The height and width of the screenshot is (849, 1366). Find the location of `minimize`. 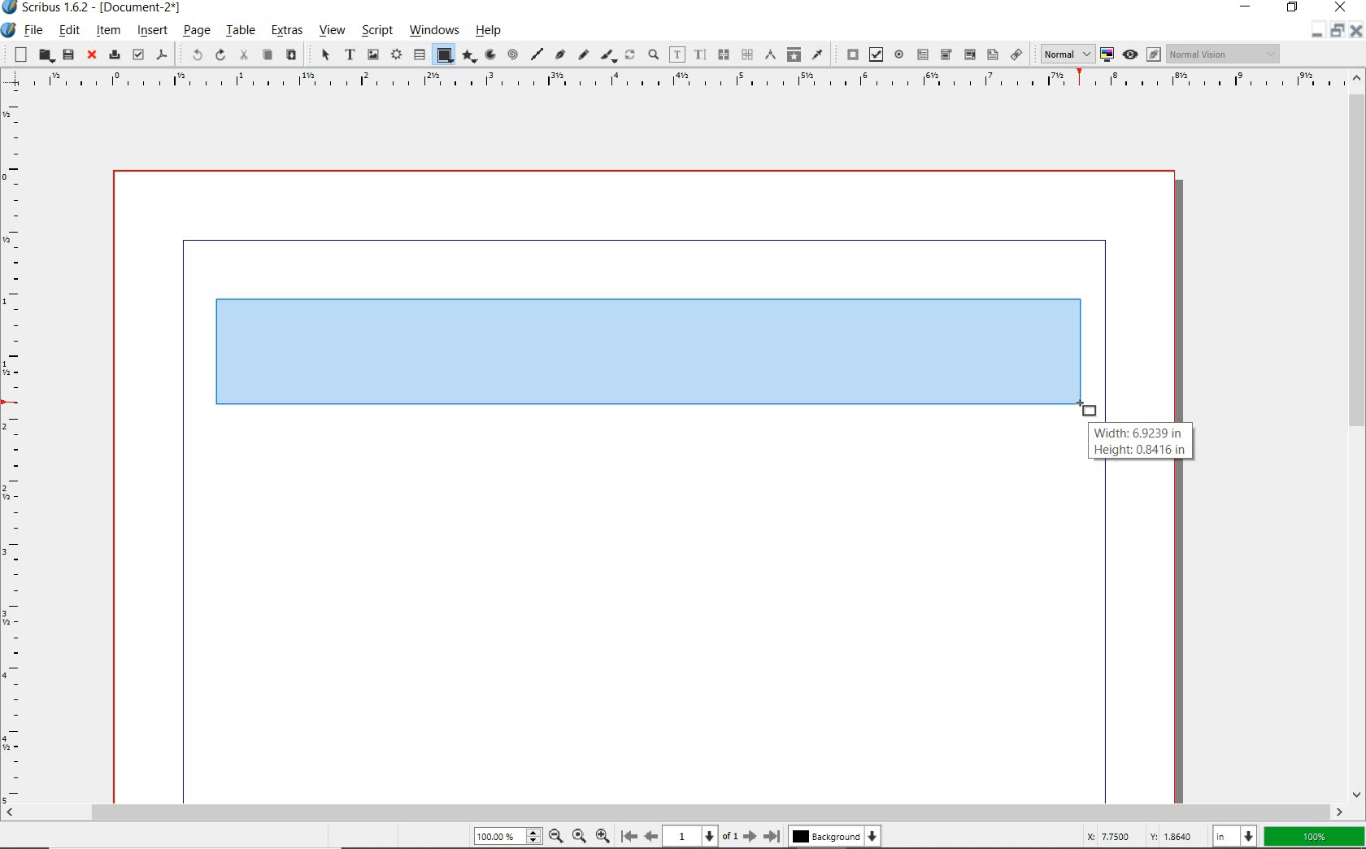

minimize is located at coordinates (1246, 7).